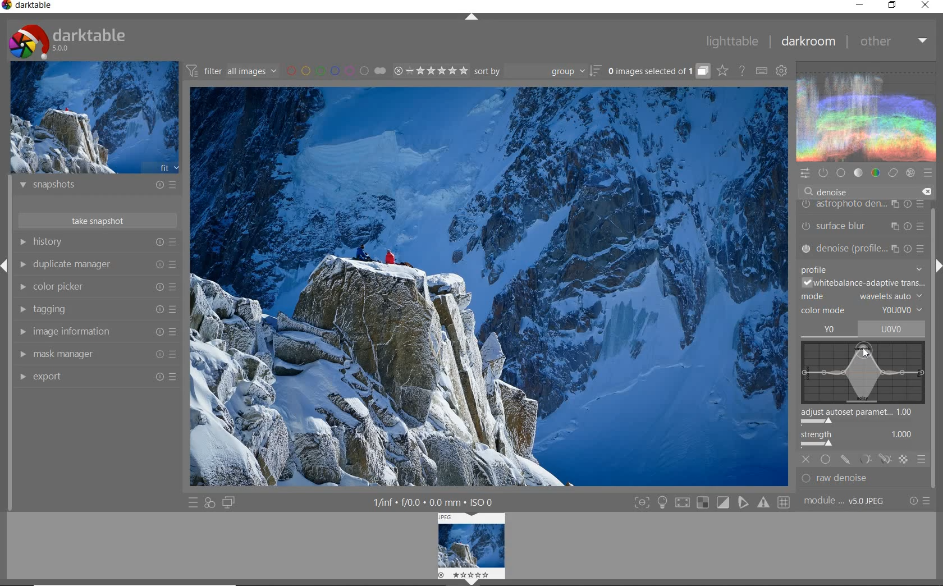 This screenshot has height=586, width=943. I want to click on surface blur, so click(865, 227).